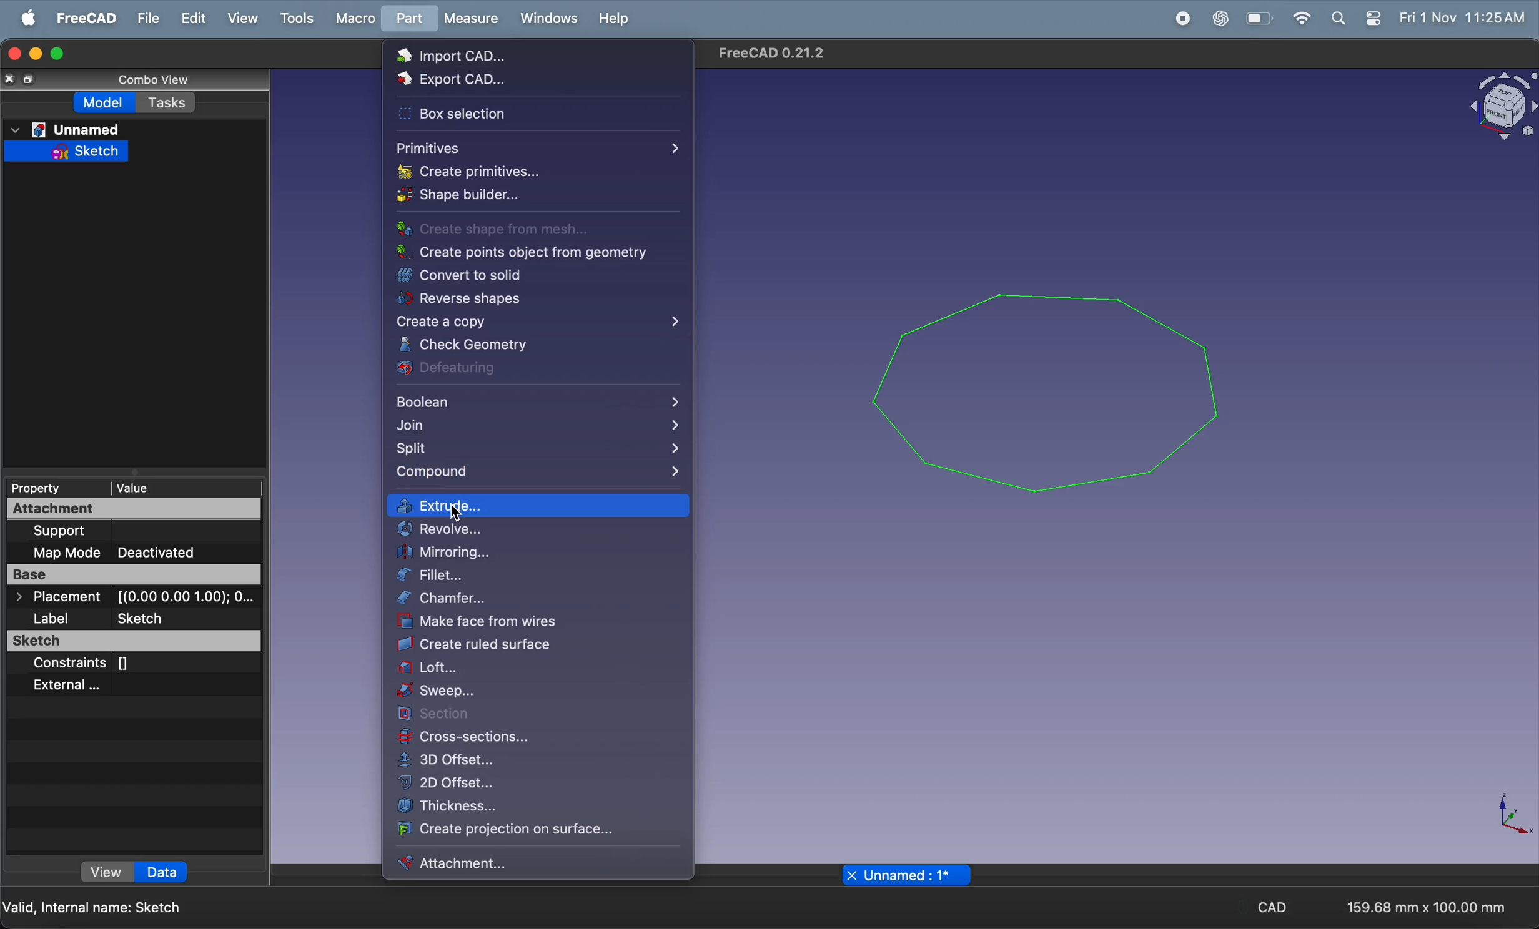  What do you see at coordinates (509, 230) in the screenshot?
I see `create shape from mesh` at bounding box center [509, 230].